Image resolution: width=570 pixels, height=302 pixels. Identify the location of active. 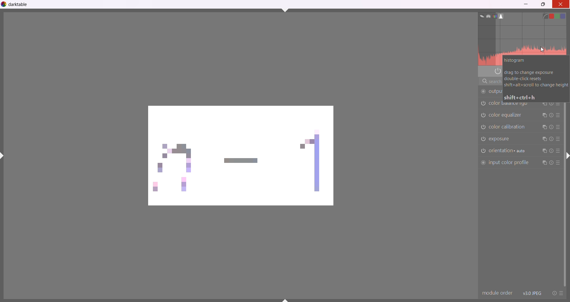
(497, 71).